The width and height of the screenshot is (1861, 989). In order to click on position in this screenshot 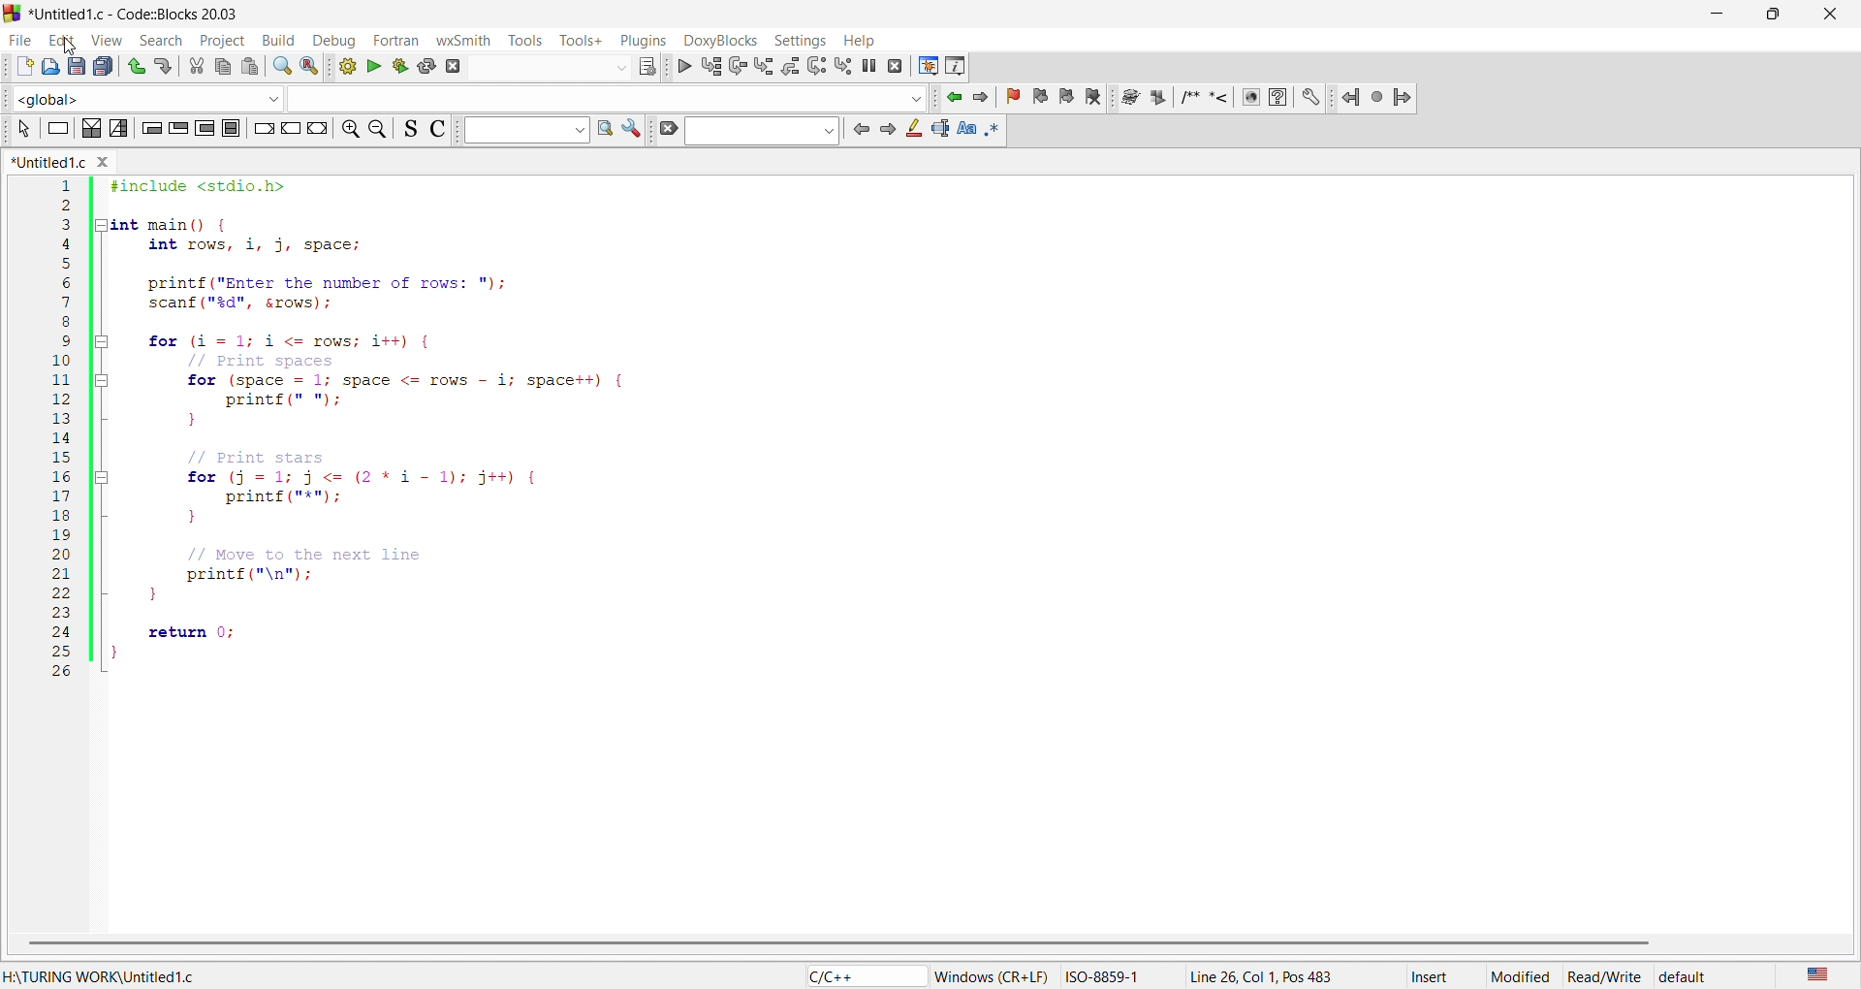, I will do `click(1279, 974)`.